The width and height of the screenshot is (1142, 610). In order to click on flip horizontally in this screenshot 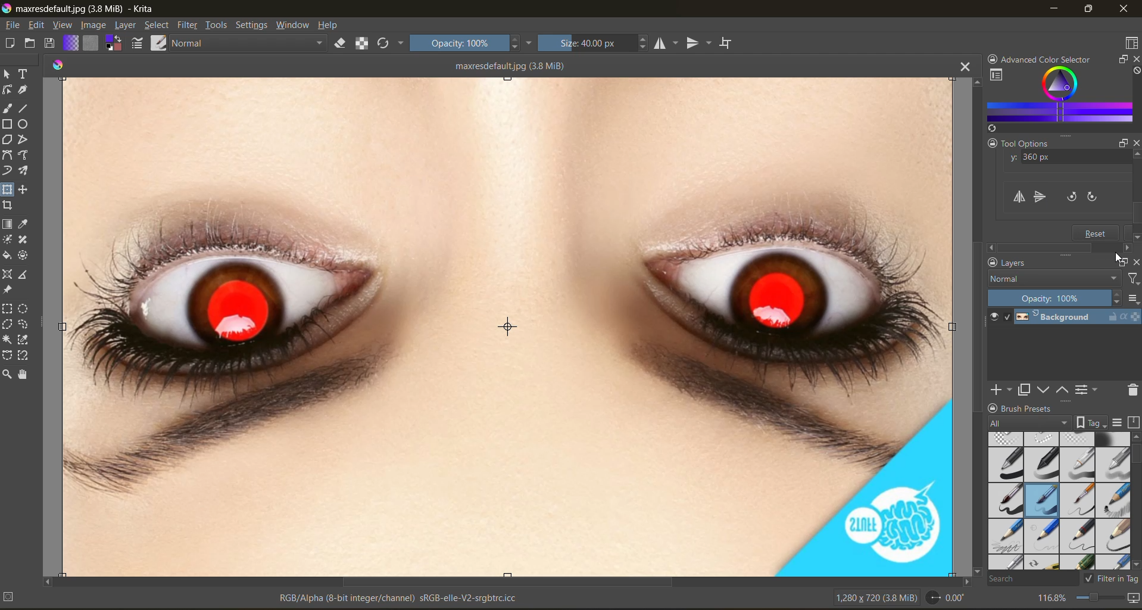, I will do `click(1019, 197)`.